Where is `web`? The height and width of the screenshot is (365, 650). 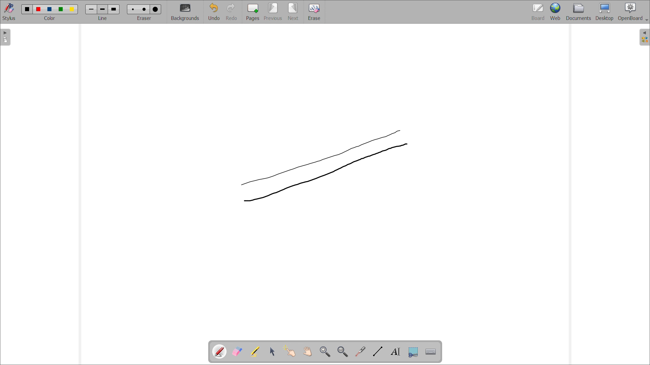
web is located at coordinates (555, 12).